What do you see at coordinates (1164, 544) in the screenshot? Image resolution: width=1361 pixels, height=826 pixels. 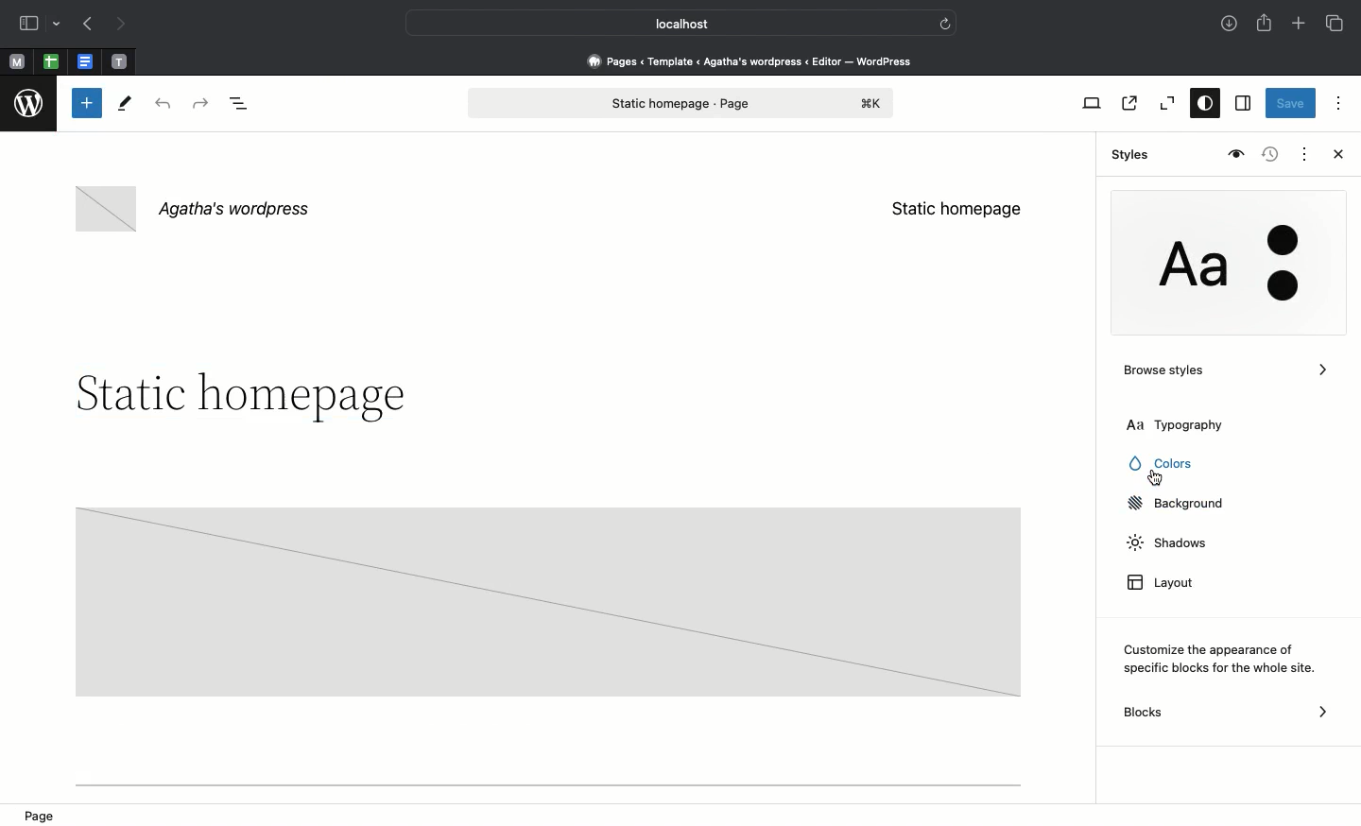 I see `Shadows` at bounding box center [1164, 544].